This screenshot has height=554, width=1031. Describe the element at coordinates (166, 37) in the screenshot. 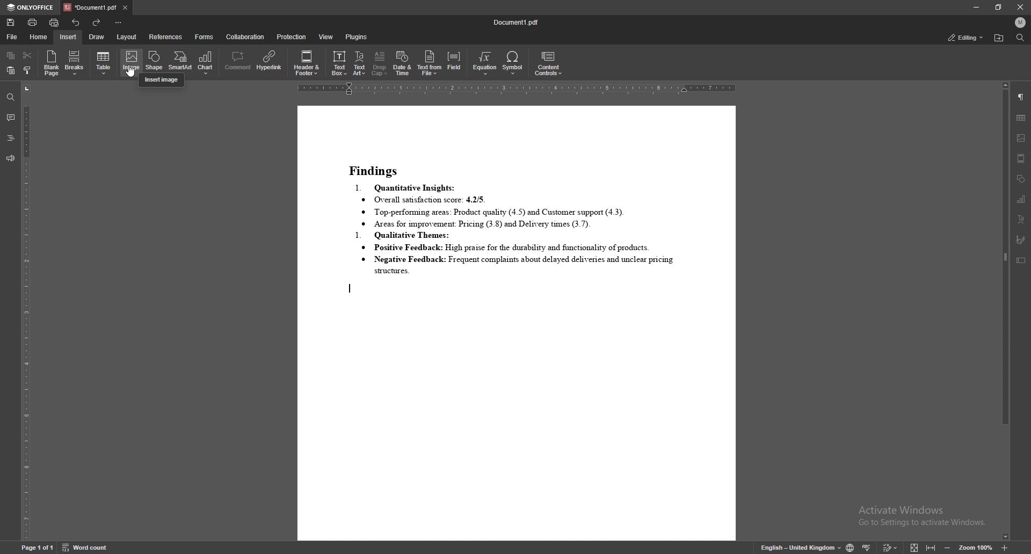

I see `references` at that location.